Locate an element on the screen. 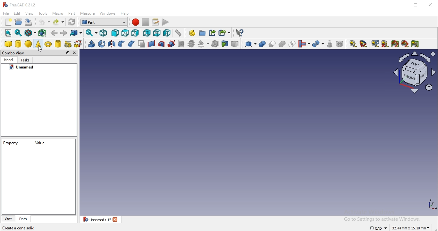 Image resolution: width=438 pixels, height=231 pixels. part is located at coordinates (72, 13).